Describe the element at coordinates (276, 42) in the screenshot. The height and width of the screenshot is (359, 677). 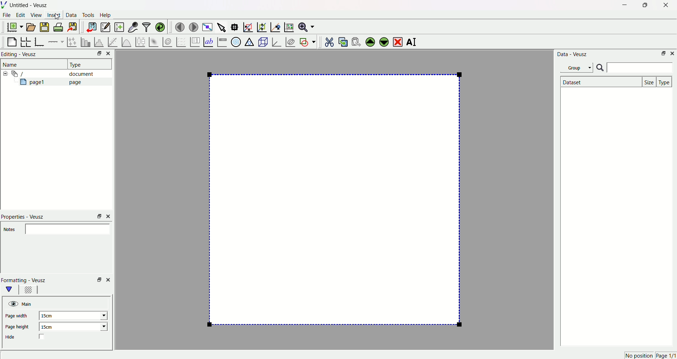
I see `3d graphs` at that location.